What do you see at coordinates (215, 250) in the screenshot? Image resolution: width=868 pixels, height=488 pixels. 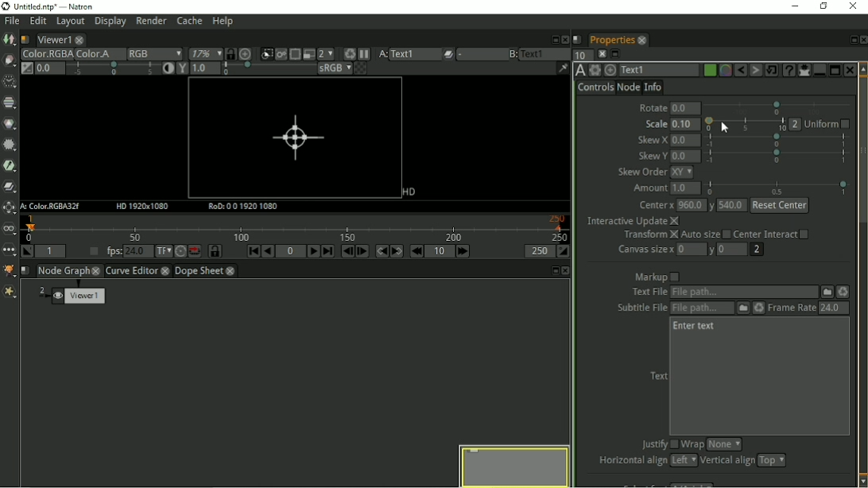 I see `Synchronize` at bounding box center [215, 250].